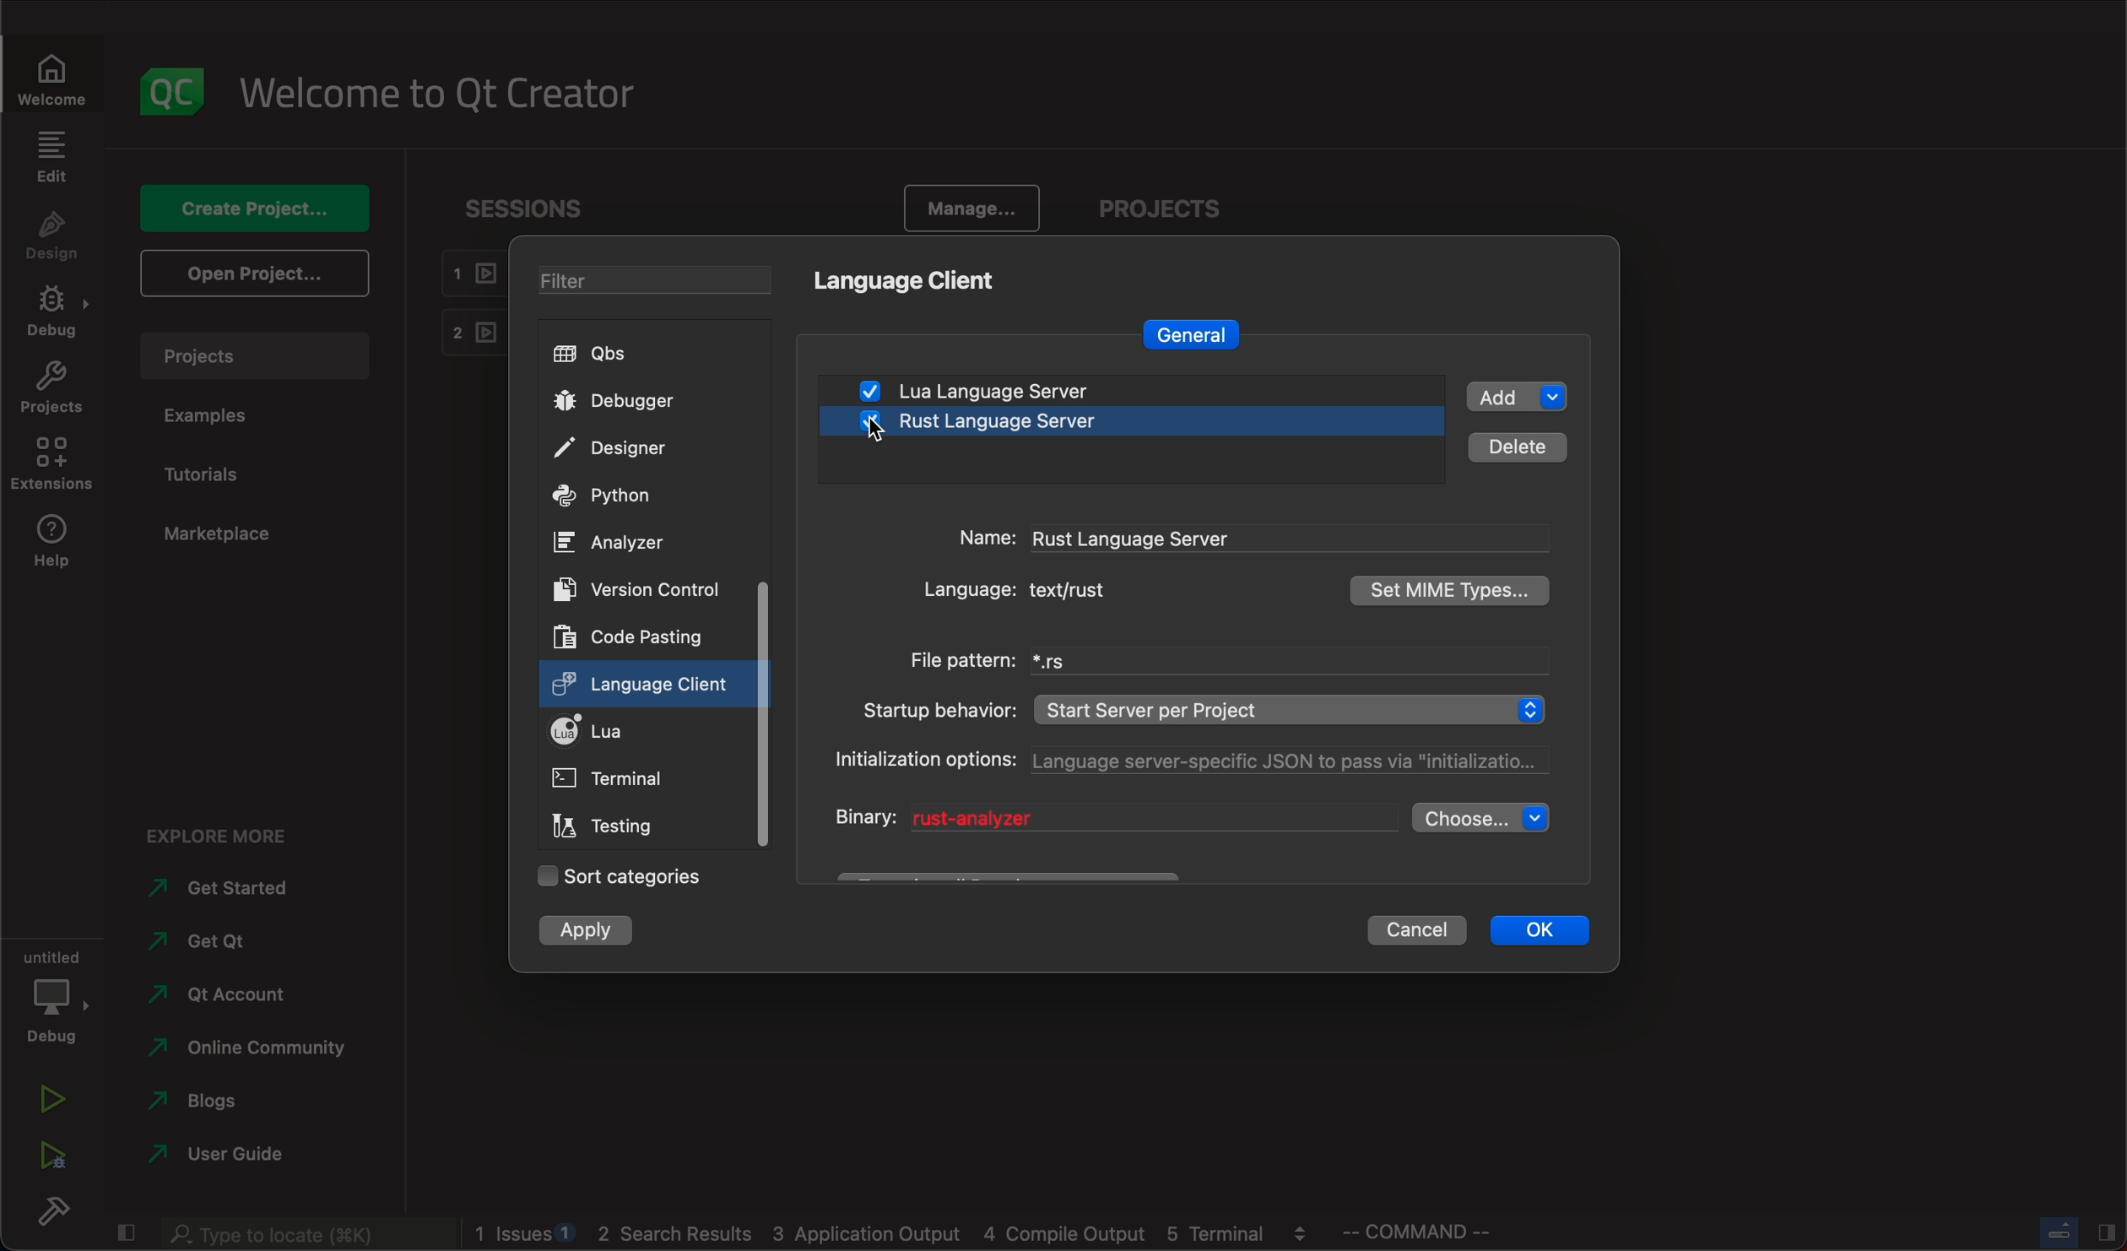 This screenshot has height=1251, width=2127. What do you see at coordinates (608, 780) in the screenshot?
I see `terminal` at bounding box center [608, 780].